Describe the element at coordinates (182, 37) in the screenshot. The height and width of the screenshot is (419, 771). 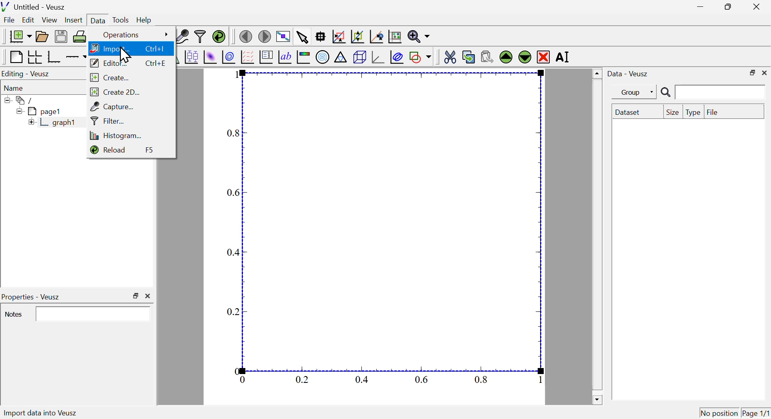
I see `capture remote data` at that location.